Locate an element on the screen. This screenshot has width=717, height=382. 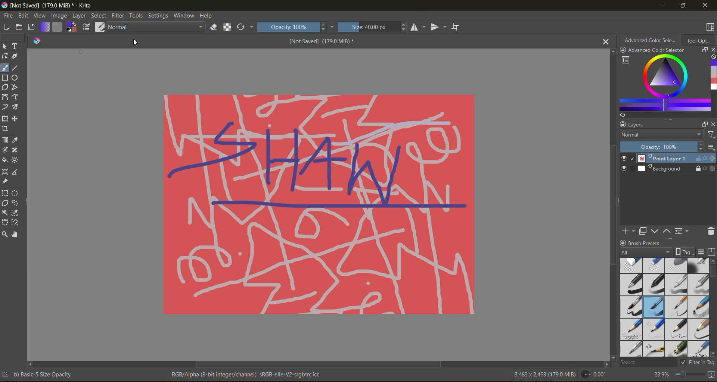
search is located at coordinates (649, 363).